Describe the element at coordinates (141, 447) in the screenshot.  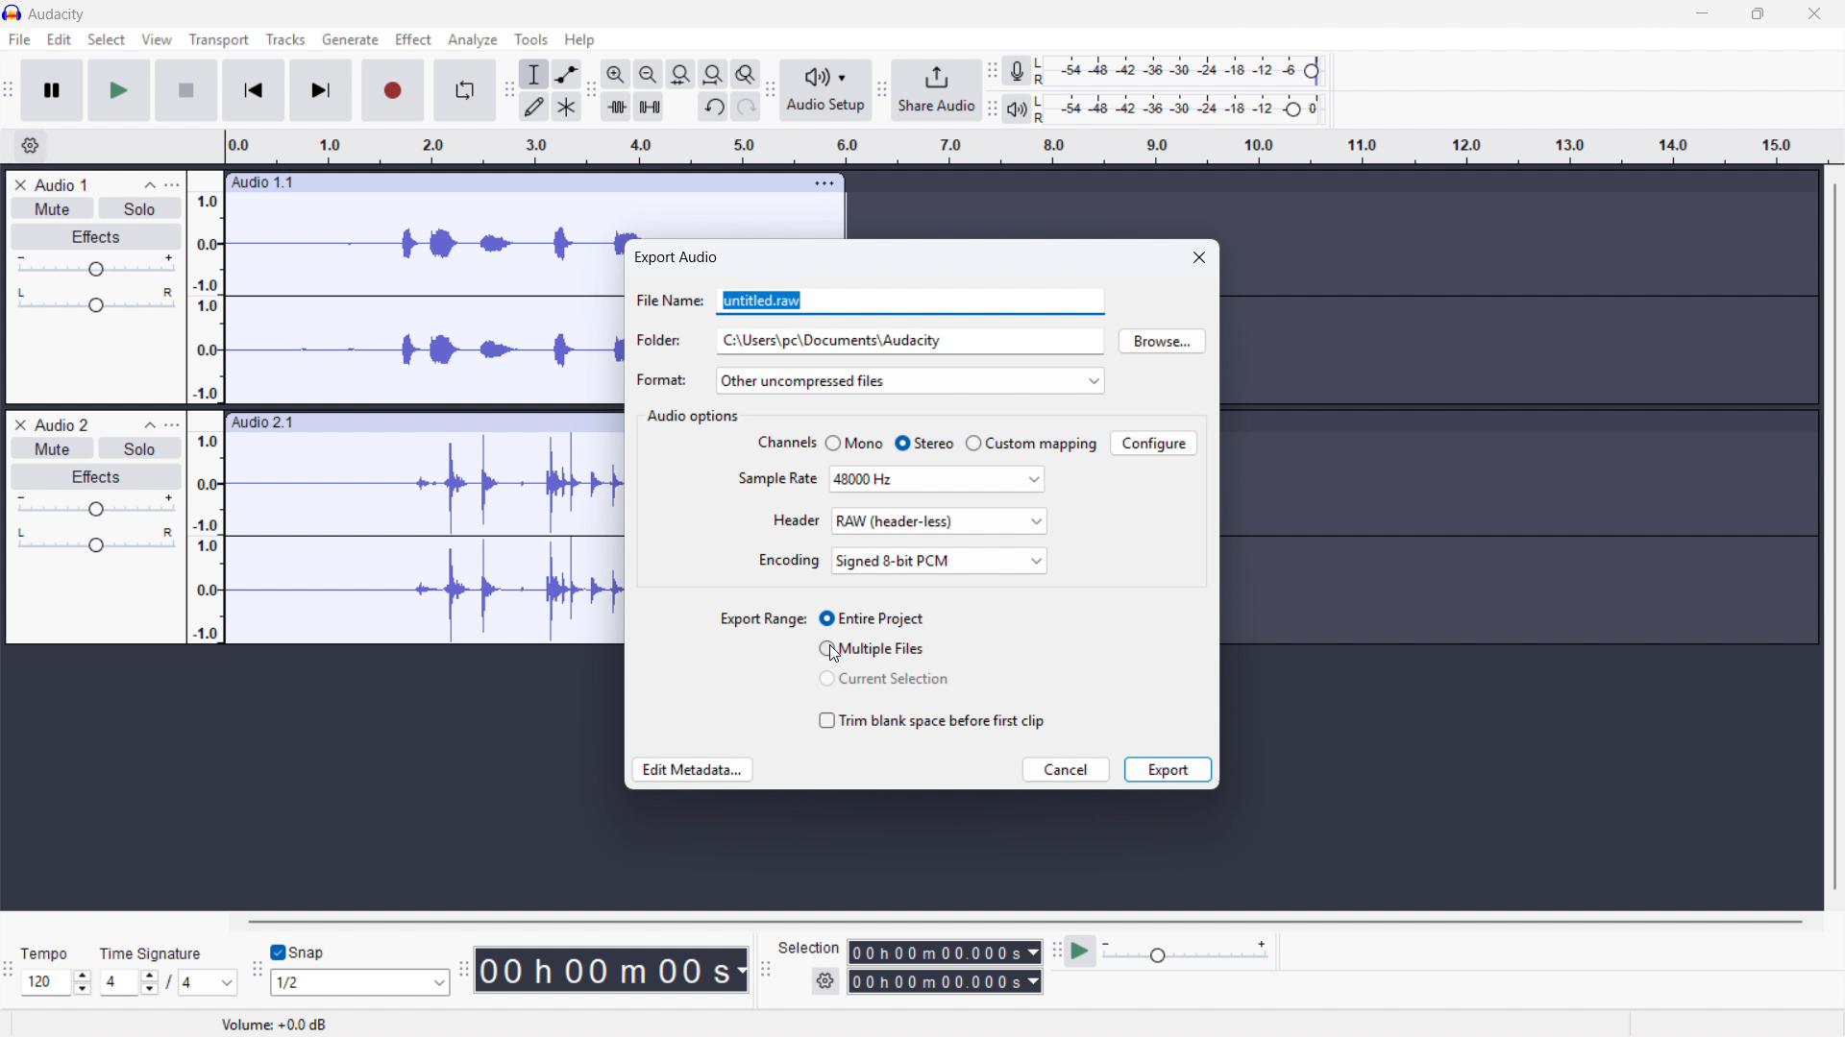
I see `Solo ` at that location.